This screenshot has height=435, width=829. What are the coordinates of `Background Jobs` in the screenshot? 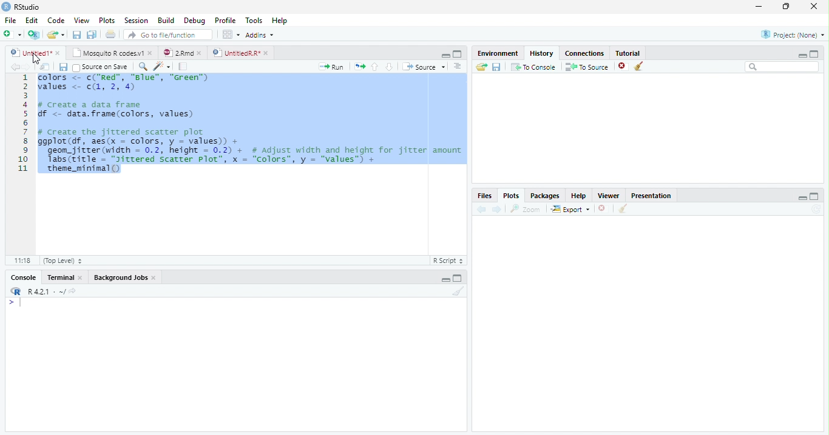 It's located at (120, 277).